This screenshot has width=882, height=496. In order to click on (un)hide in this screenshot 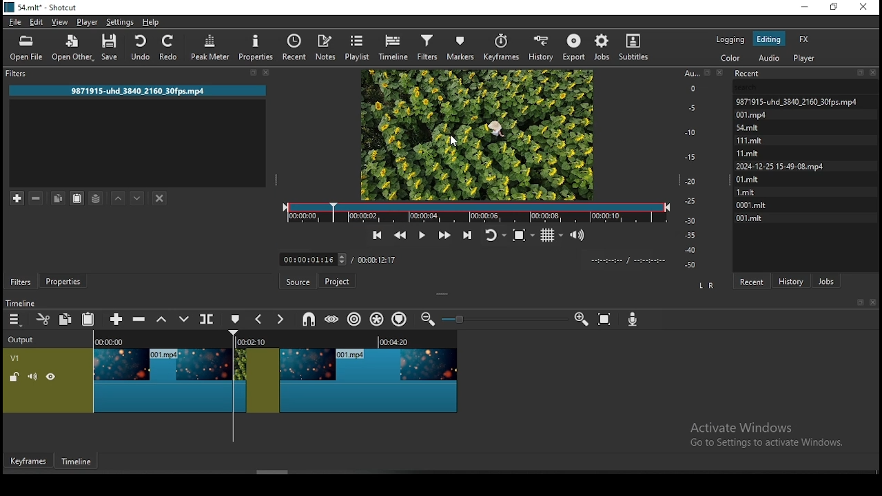, I will do `click(52, 377)`.